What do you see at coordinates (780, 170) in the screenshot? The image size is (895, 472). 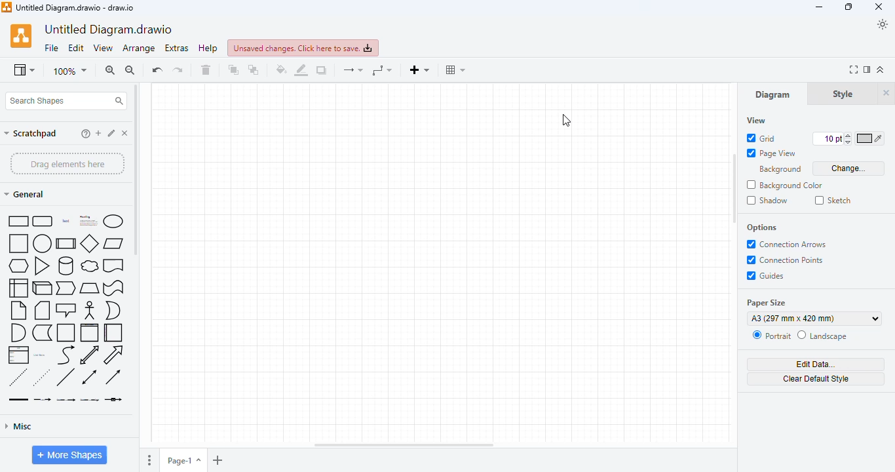 I see `background` at bounding box center [780, 170].